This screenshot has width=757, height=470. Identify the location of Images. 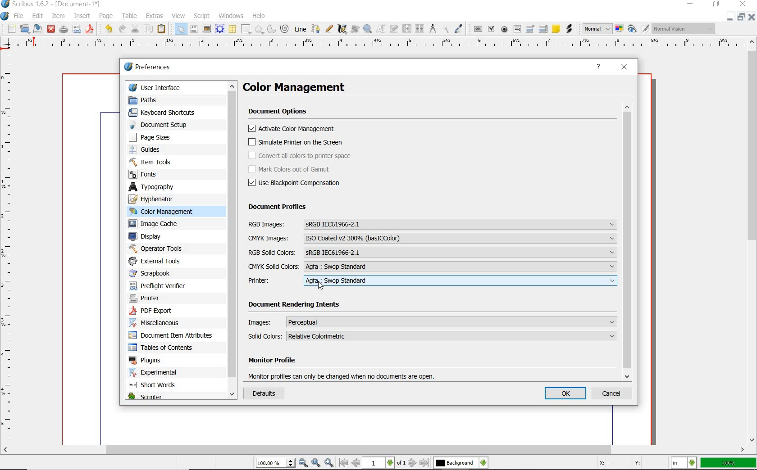
(433, 321).